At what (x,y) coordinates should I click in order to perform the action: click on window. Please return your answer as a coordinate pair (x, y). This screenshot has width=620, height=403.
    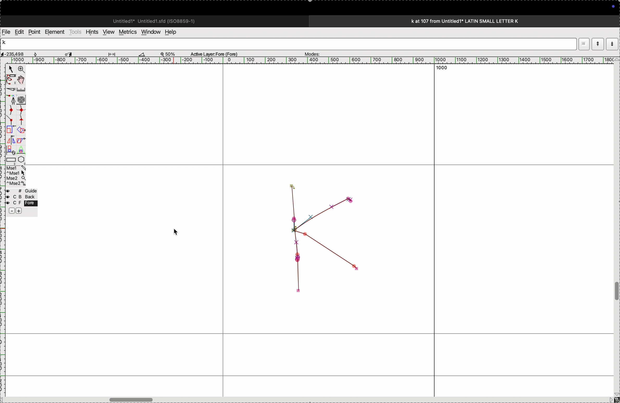
    Looking at the image, I should click on (150, 31).